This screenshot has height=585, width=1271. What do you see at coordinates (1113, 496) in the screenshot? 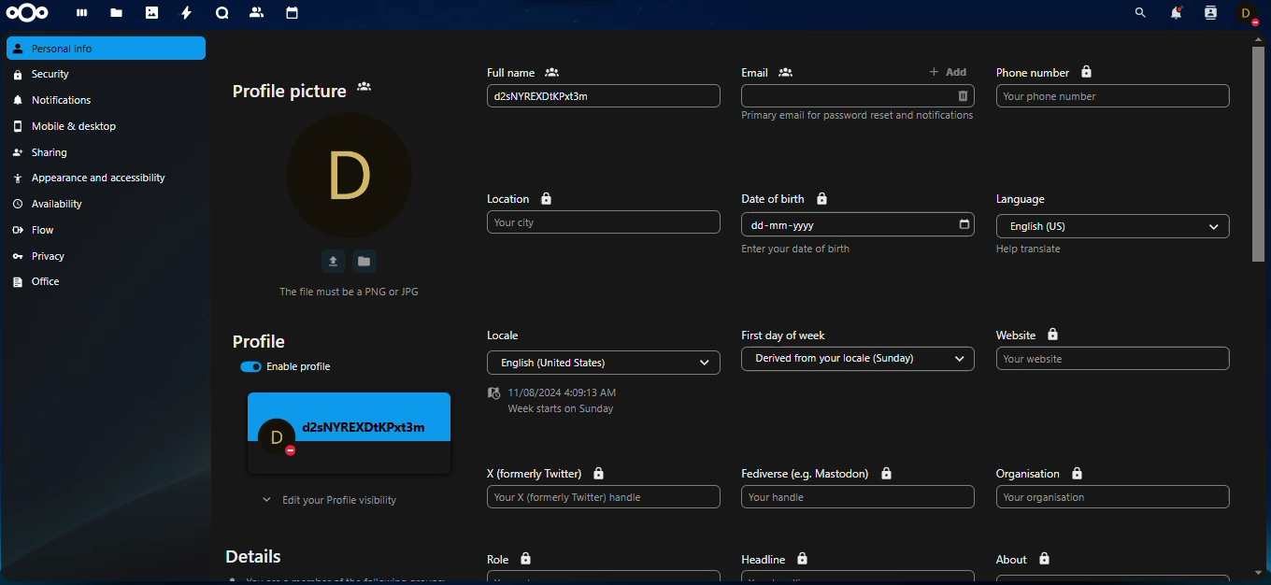
I see `Your organisation` at bounding box center [1113, 496].